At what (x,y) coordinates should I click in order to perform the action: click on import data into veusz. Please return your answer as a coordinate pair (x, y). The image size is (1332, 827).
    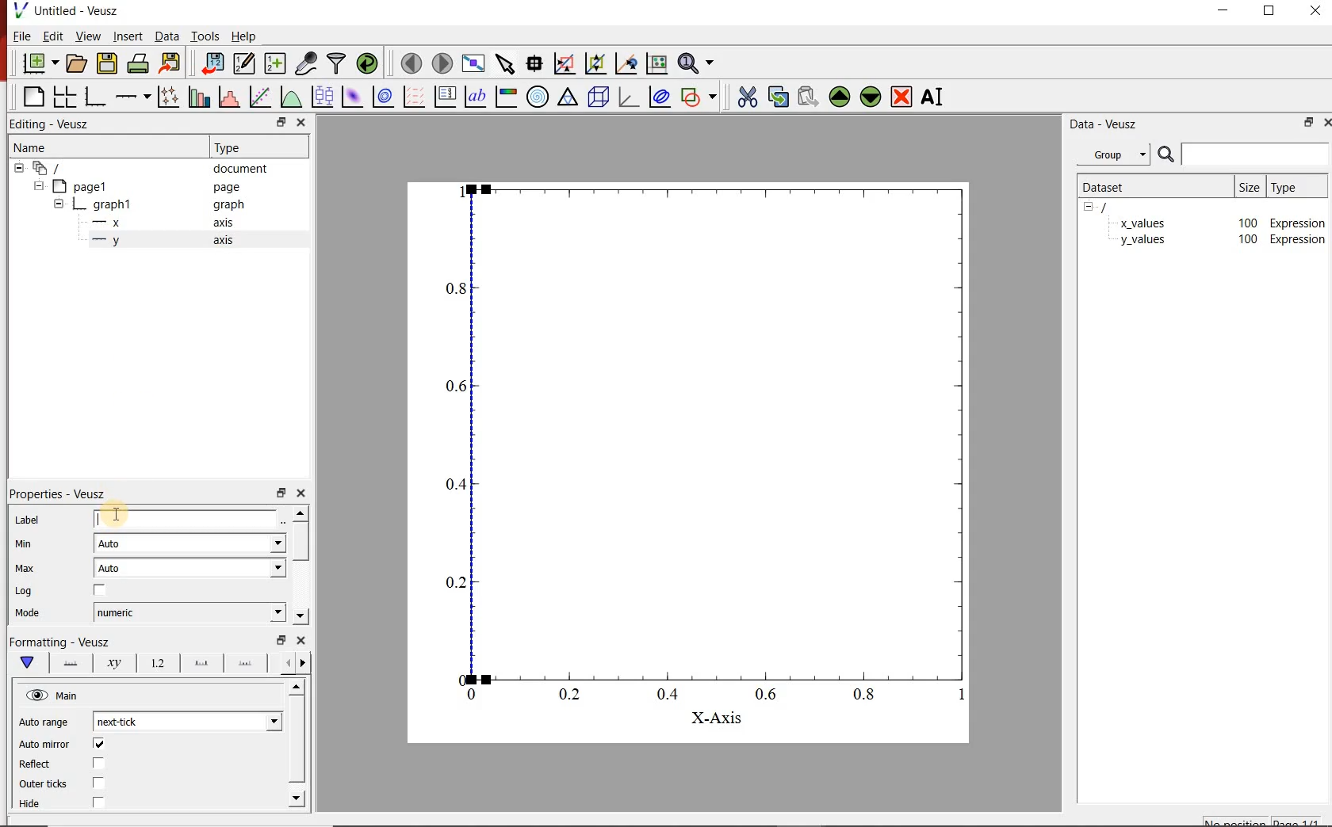
    Looking at the image, I should click on (212, 63).